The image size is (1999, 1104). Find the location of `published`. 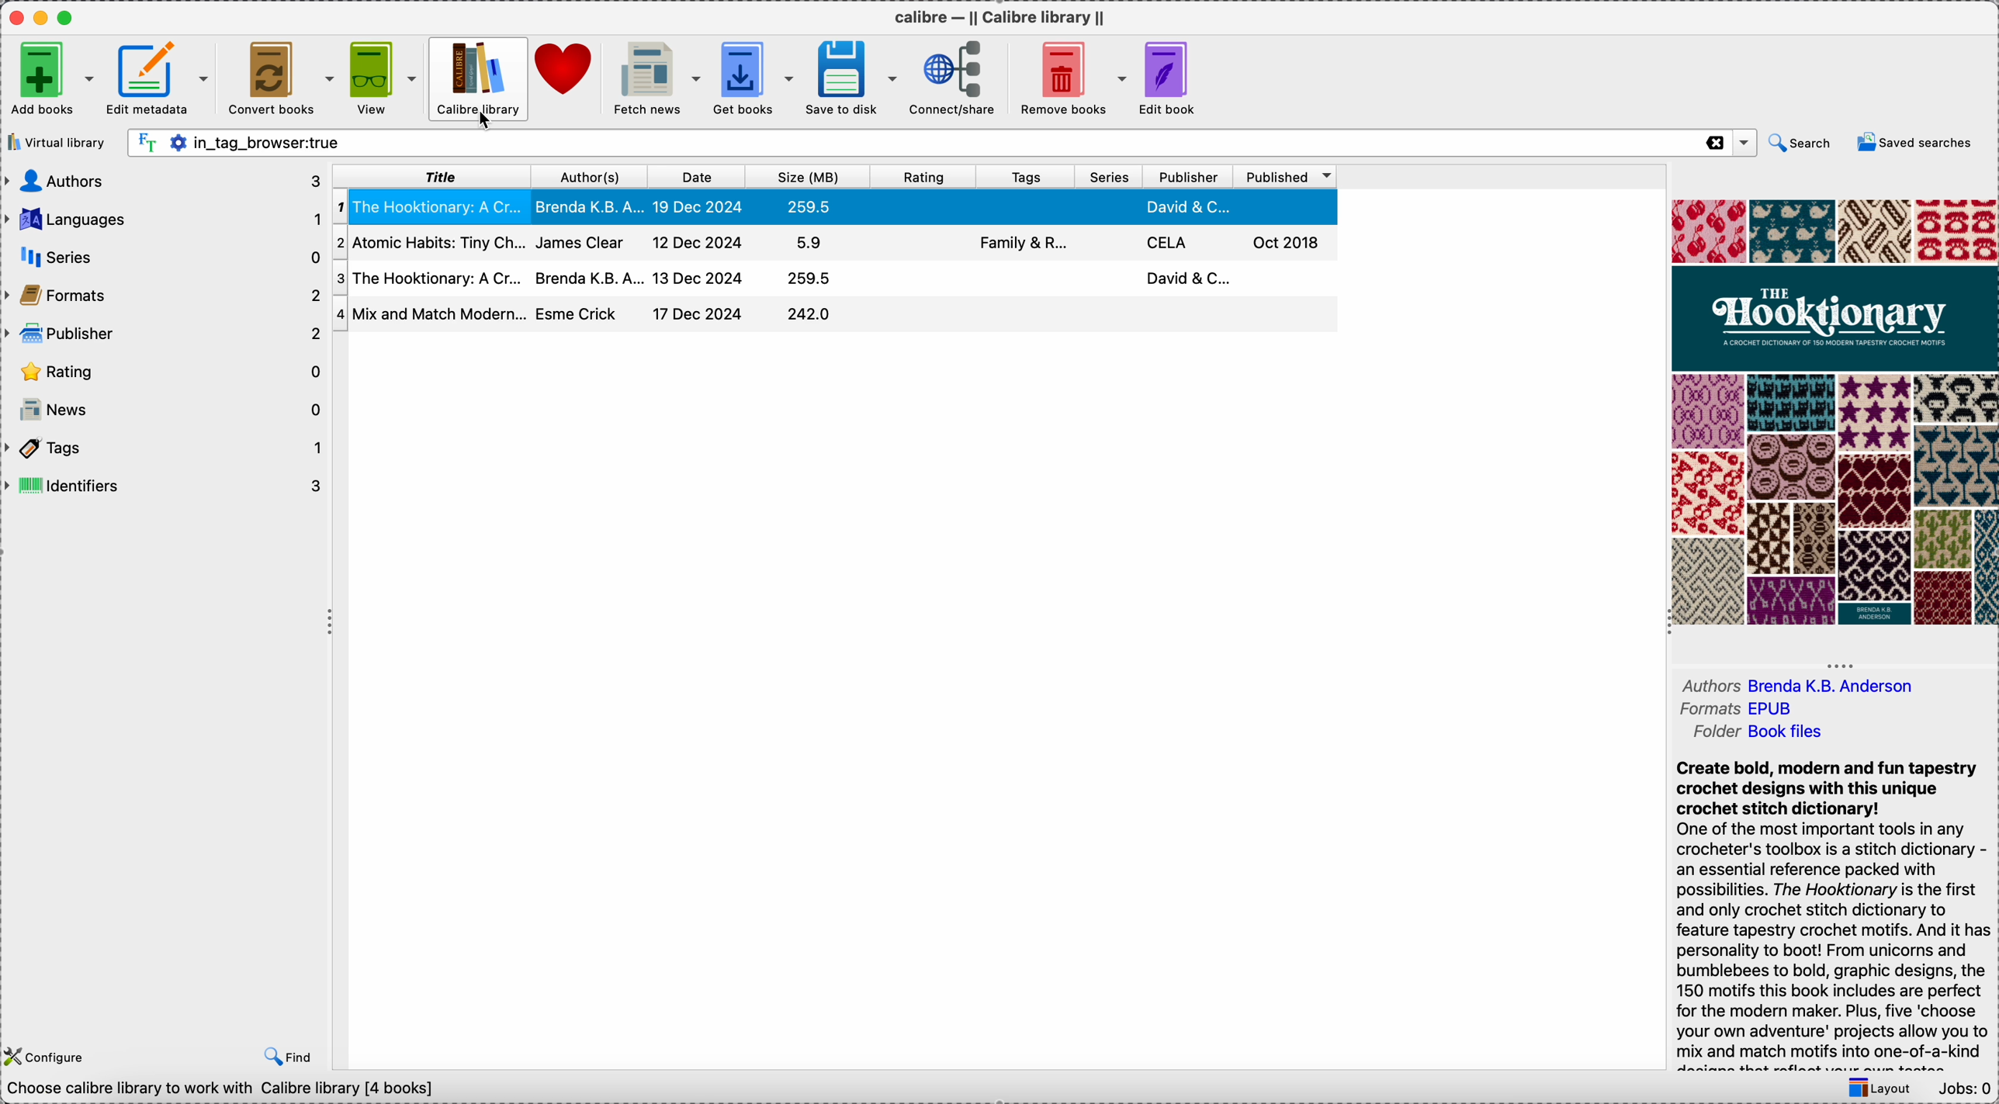

published is located at coordinates (1286, 178).